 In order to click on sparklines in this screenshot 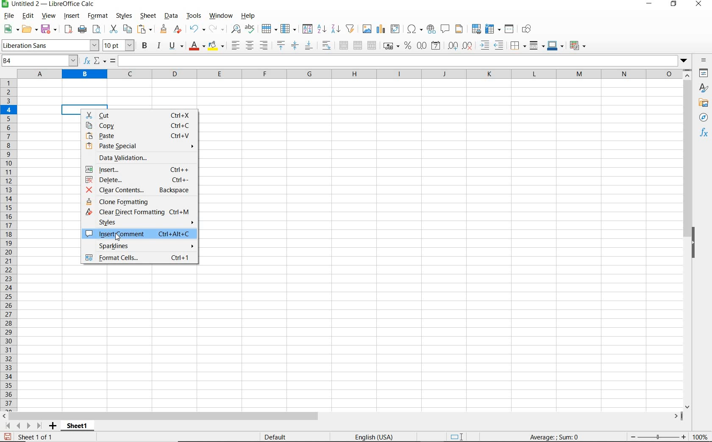, I will do `click(140, 246)`.